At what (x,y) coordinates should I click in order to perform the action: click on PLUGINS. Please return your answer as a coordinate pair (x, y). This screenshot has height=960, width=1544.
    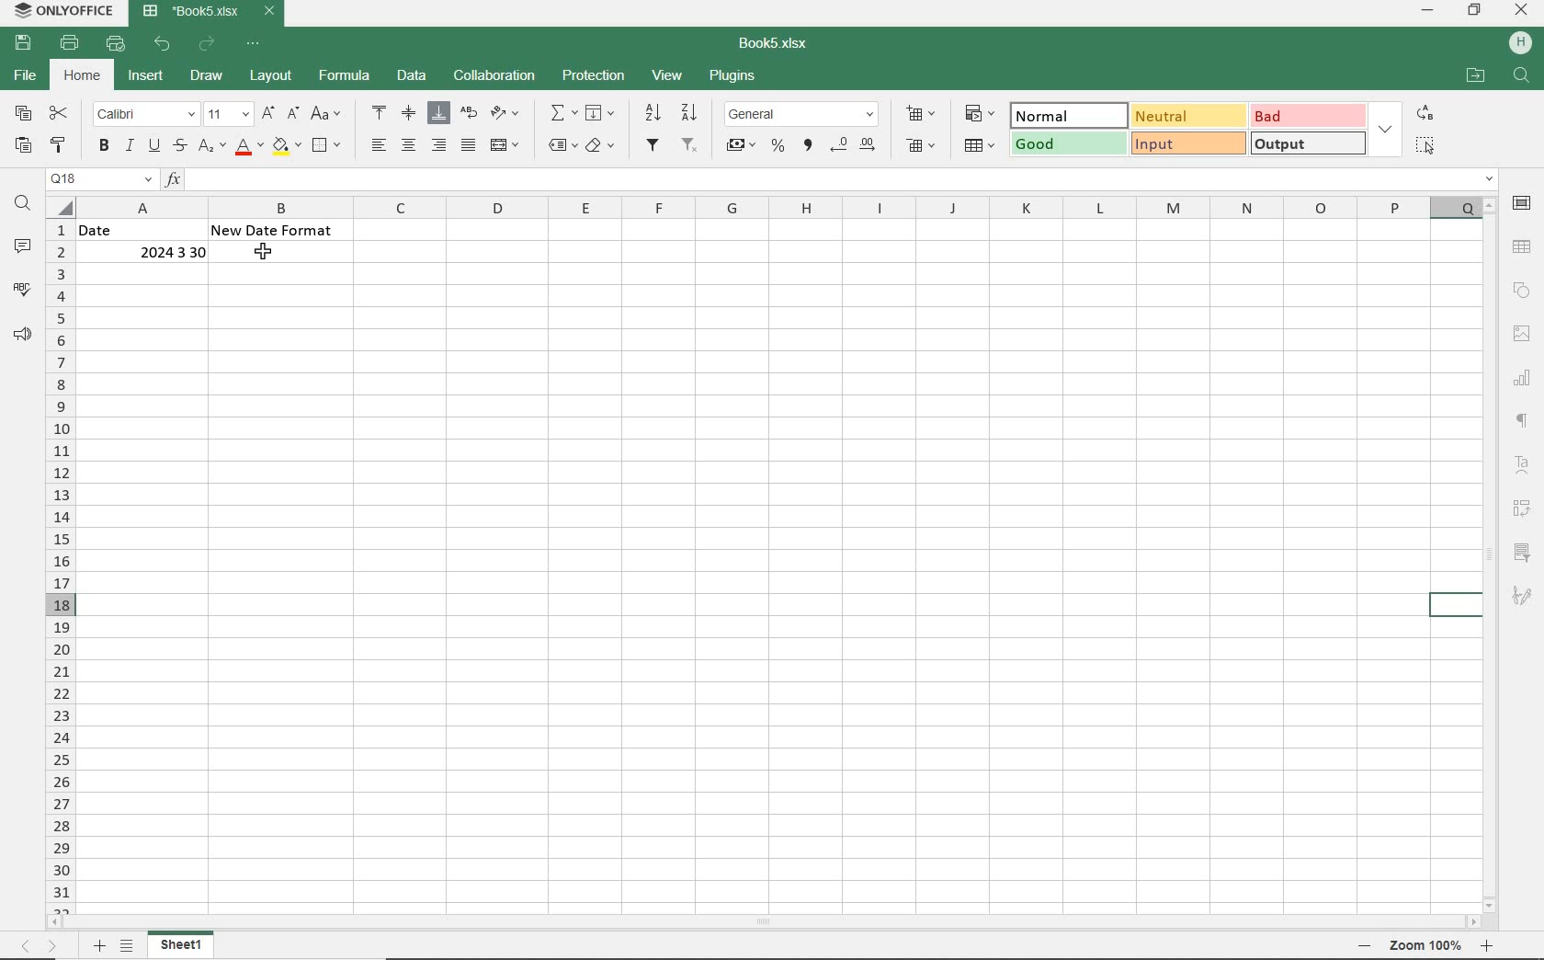
    Looking at the image, I should click on (732, 77).